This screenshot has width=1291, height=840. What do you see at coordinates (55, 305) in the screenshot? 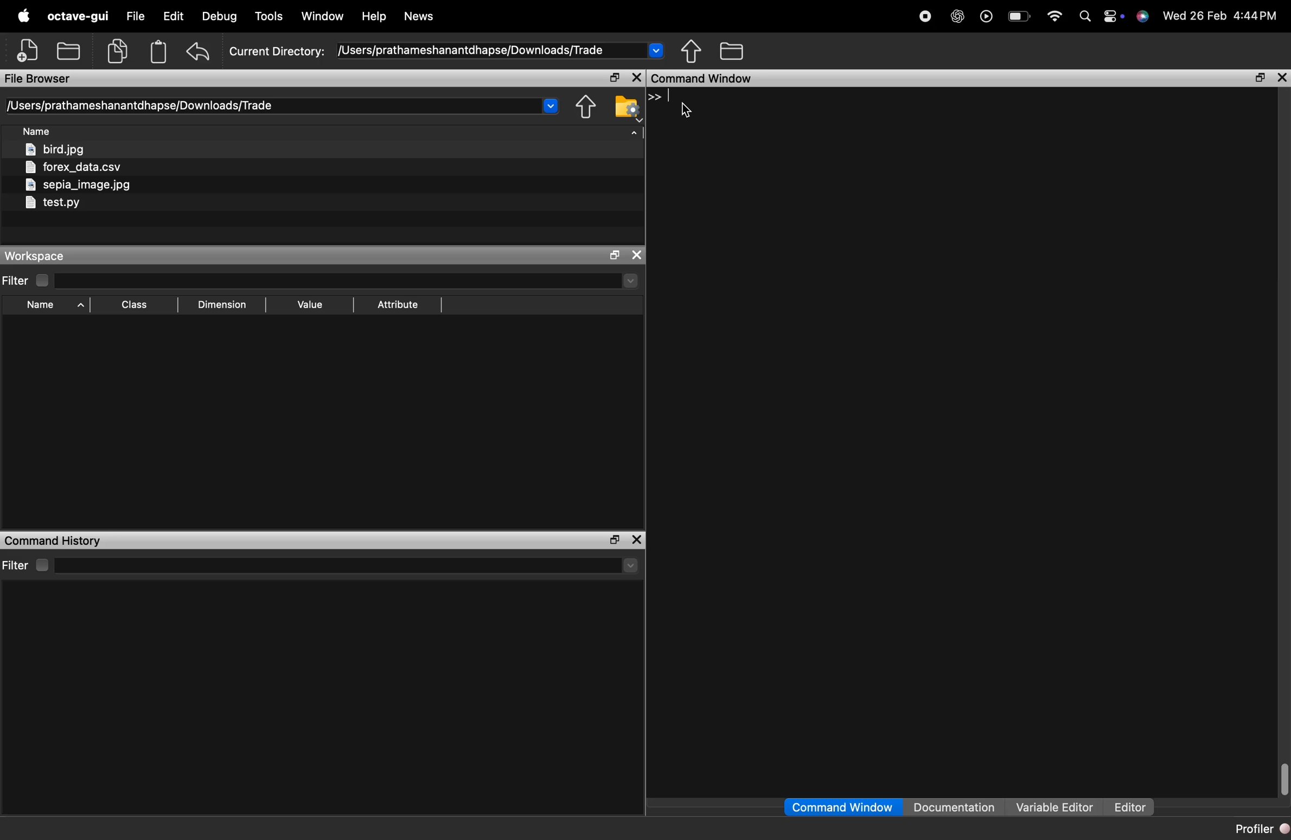
I see `Name ^` at bounding box center [55, 305].